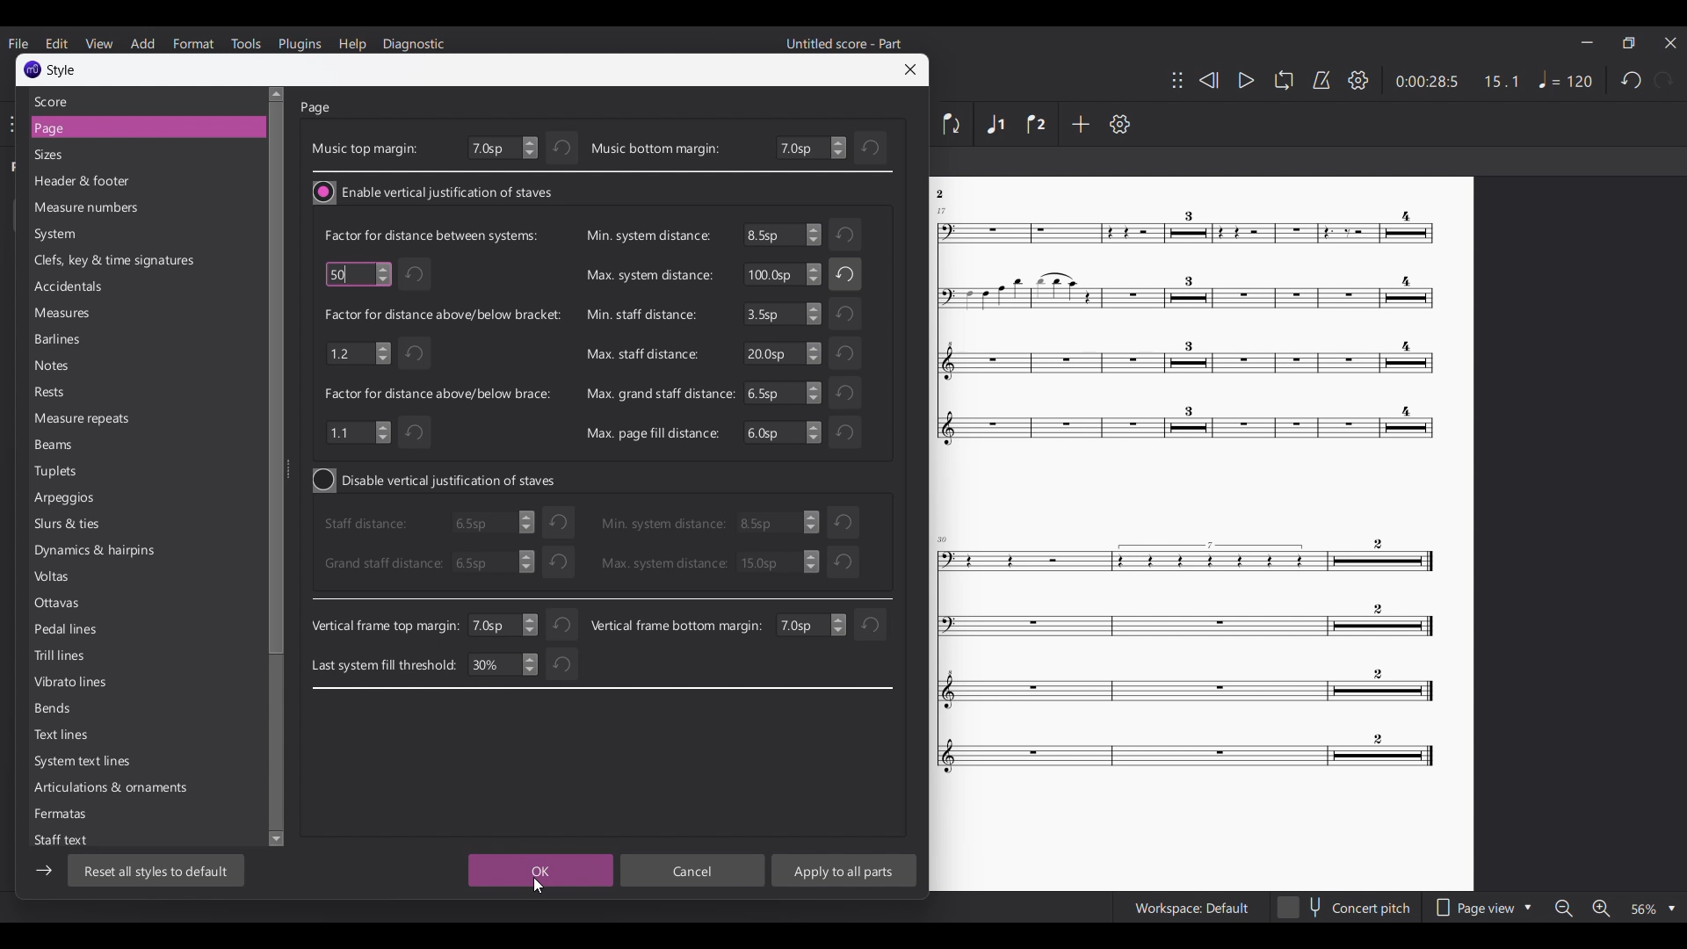  What do you see at coordinates (156, 870) in the screenshot?
I see `Reset to default` at bounding box center [156, 870].